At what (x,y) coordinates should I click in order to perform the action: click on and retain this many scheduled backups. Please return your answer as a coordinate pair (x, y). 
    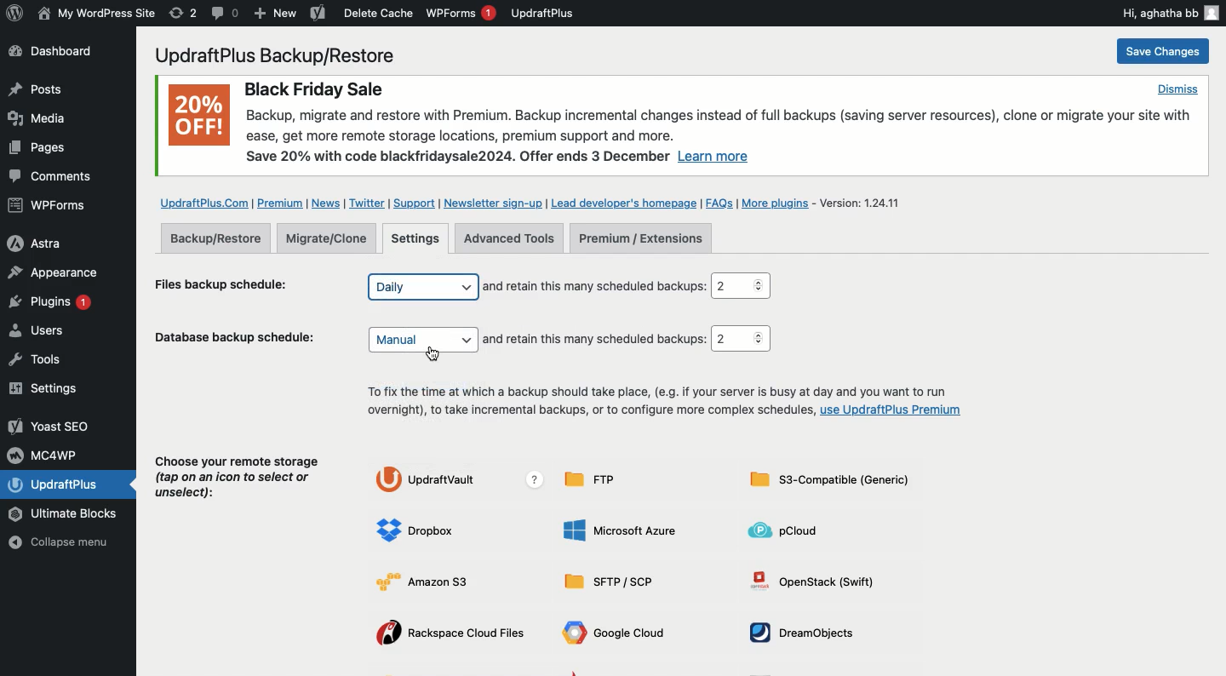
    Looking at the image, I should click on (594, 286).